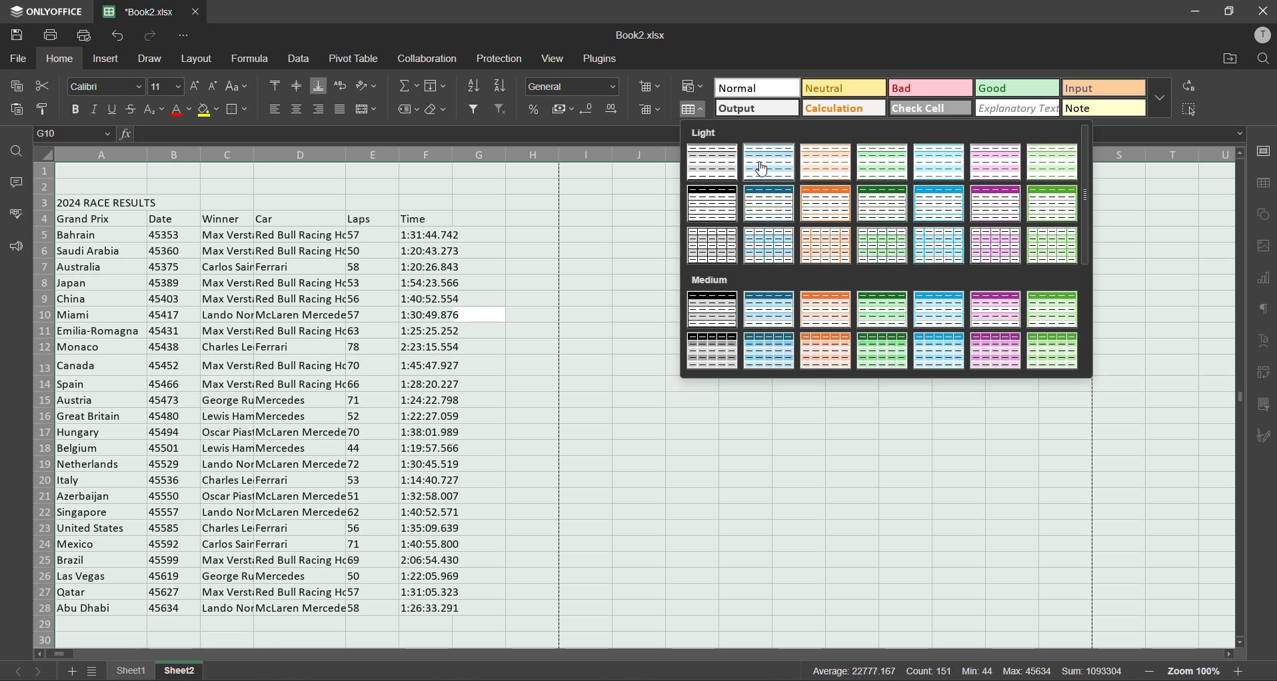  I want to click on previous, so click(13, 670).